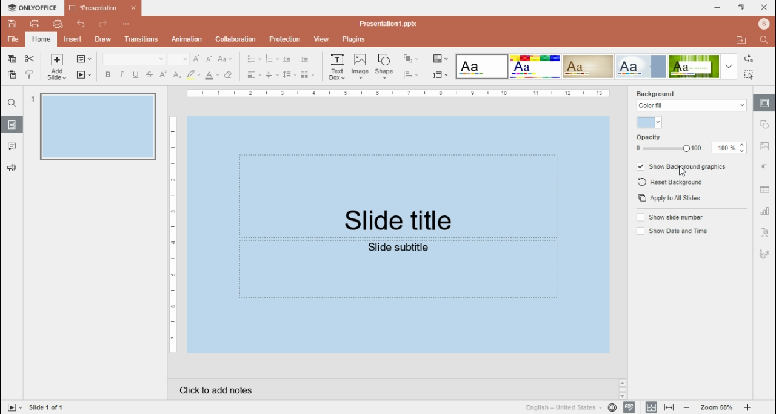 This screenshot has width=776, height=414. I want to click on mouse pointer, so click(682, 171).